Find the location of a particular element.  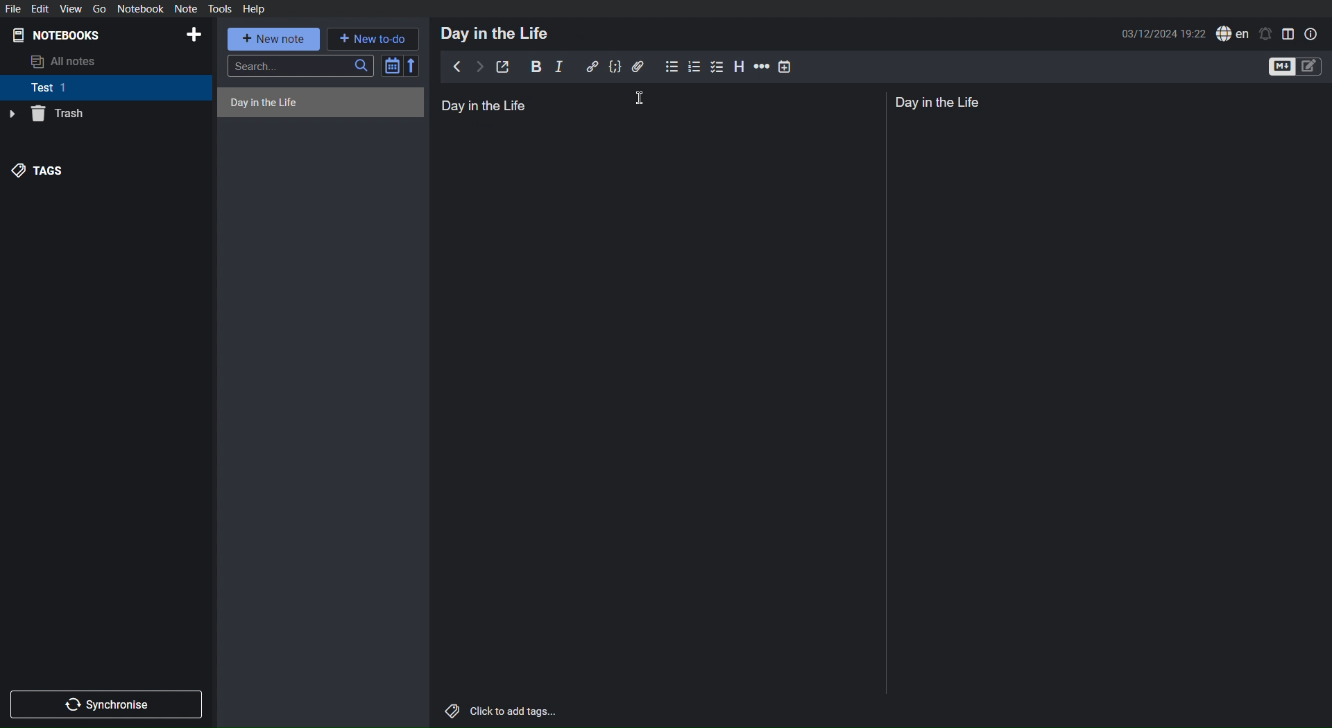

Italics is located at coordinates (559, 67).